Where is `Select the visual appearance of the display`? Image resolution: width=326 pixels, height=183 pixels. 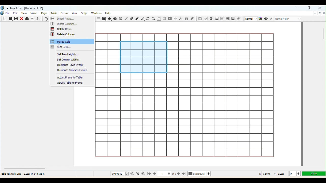
Select the visual appearance of the display is located at coordinates (289, 19).